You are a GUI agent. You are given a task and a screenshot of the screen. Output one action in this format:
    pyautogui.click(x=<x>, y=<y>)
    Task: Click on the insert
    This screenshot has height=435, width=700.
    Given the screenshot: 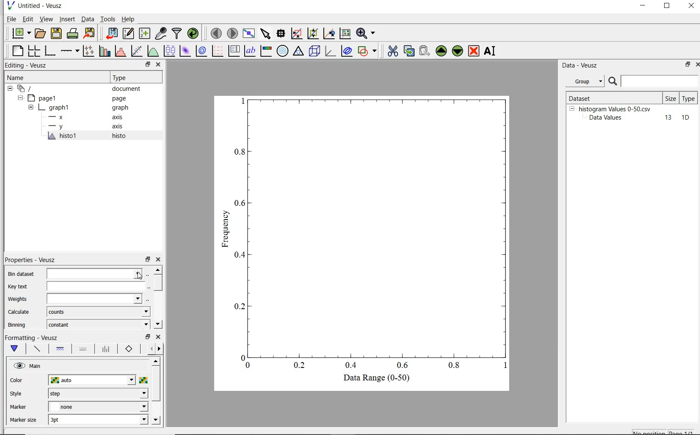 What is the action you would take?
    pyautogui.click(x=67, y=19)
    